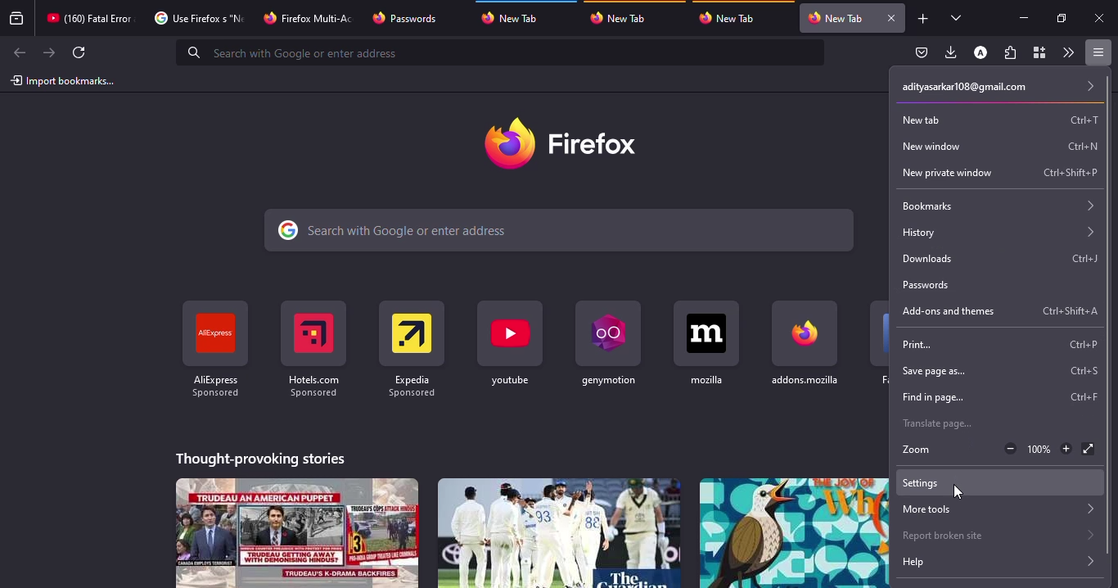 This screenshot has width=1118, height=588. What do you see at coordinates (1068, 311) in the screenshot?
I see `shortcut` at bounding box center [1068, 311].